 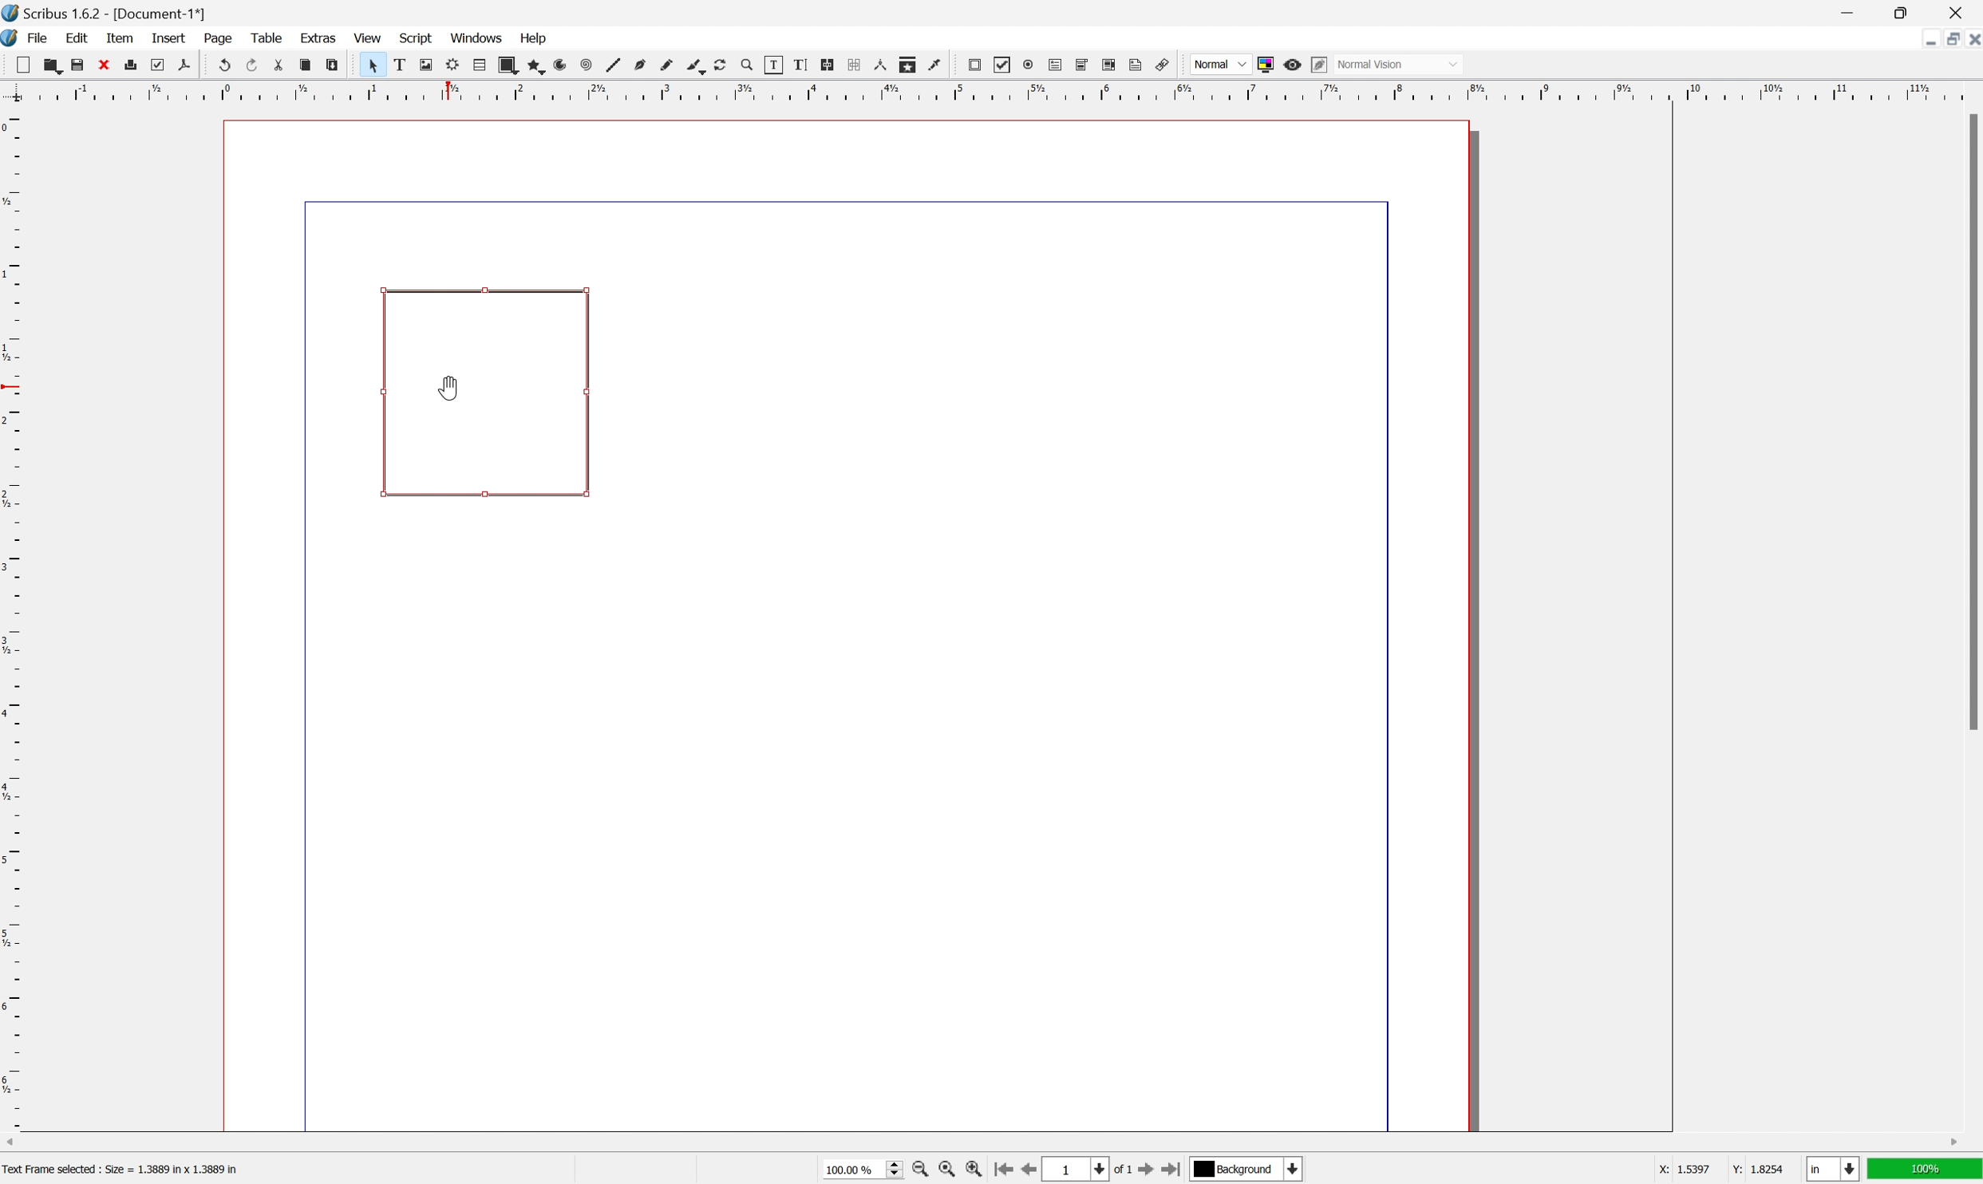 What do you see at coordinates (982, 1143) in the screenshot?
I see `scroll bar` at bounding box center [982, 1143].